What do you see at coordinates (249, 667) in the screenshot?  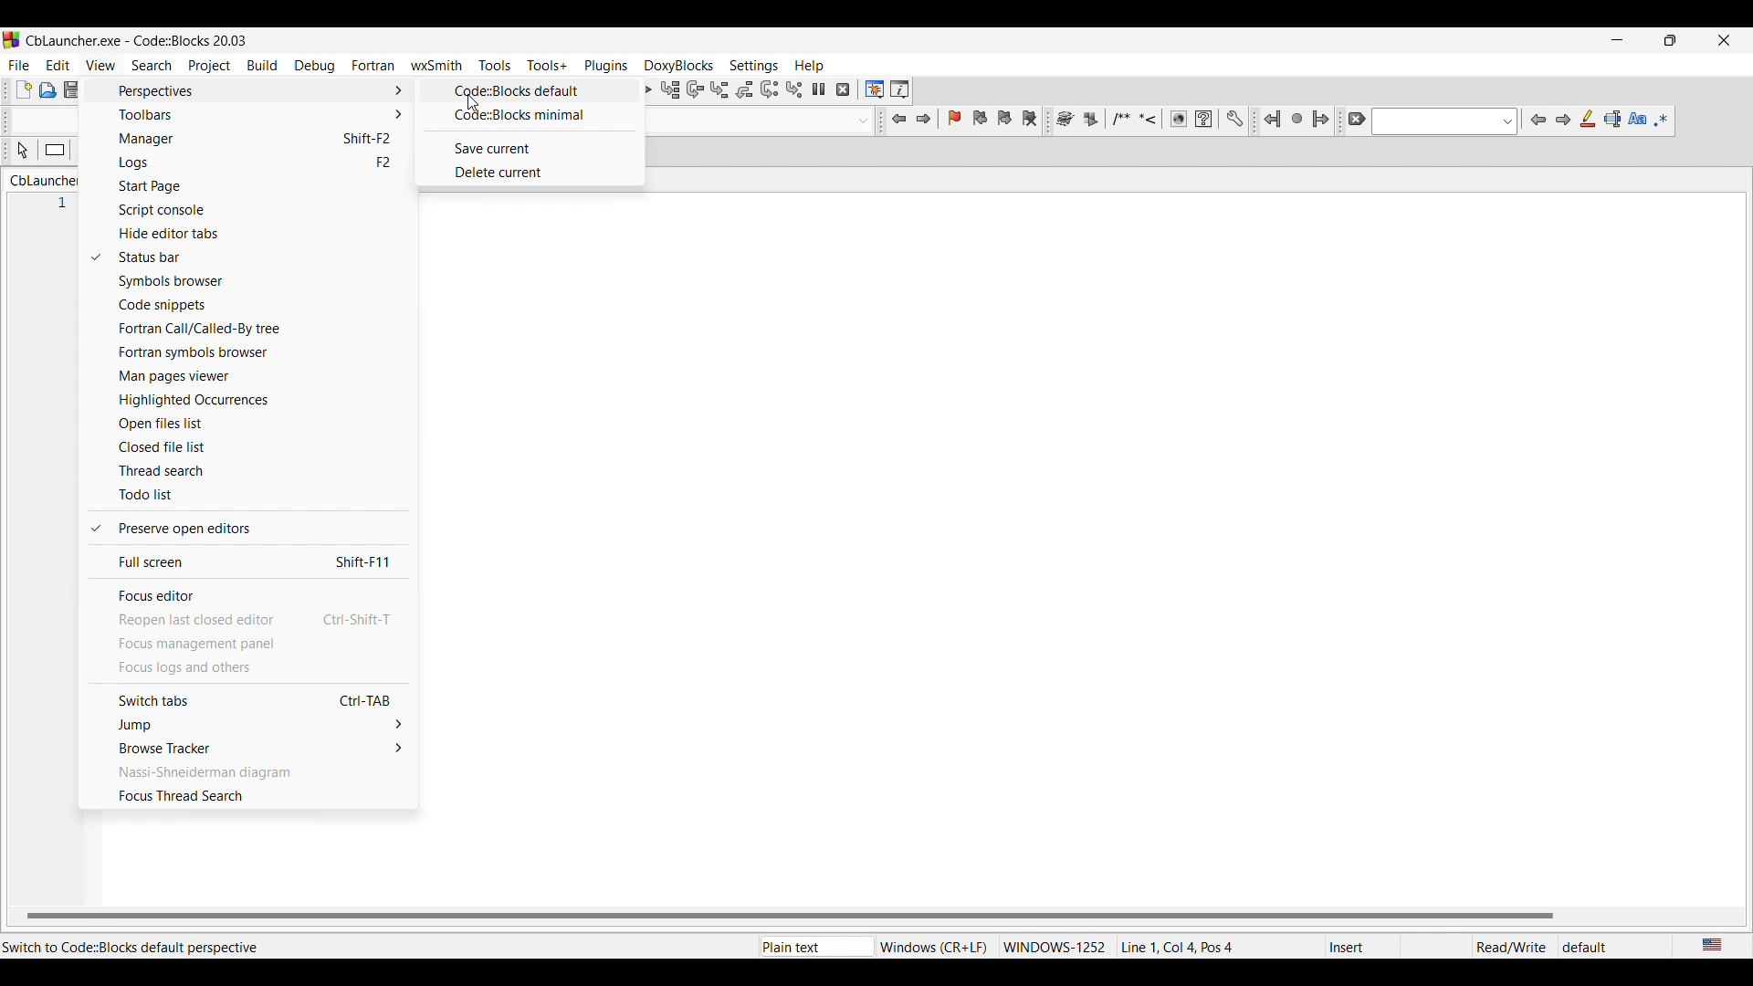 I see `Focus logs and others` at bounding box center [249, 667].